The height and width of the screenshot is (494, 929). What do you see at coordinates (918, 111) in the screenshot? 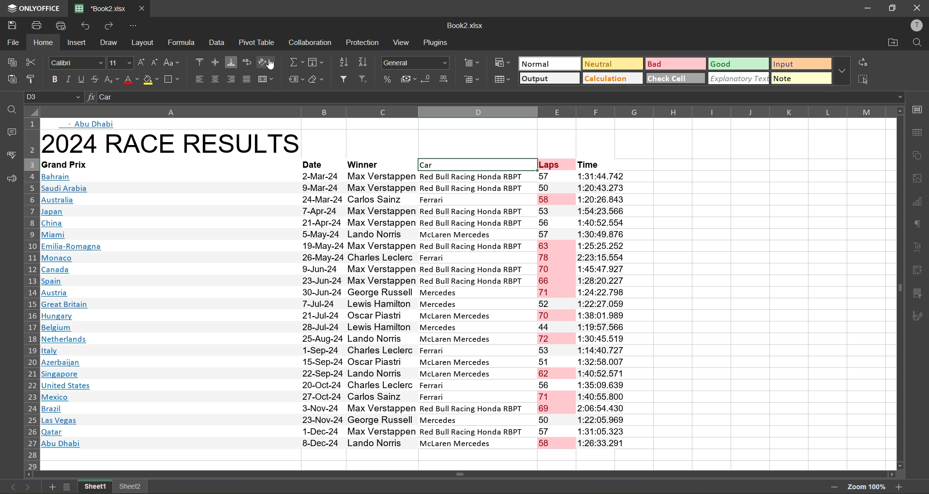
I see `call settings` at bounding box center [918, 111].